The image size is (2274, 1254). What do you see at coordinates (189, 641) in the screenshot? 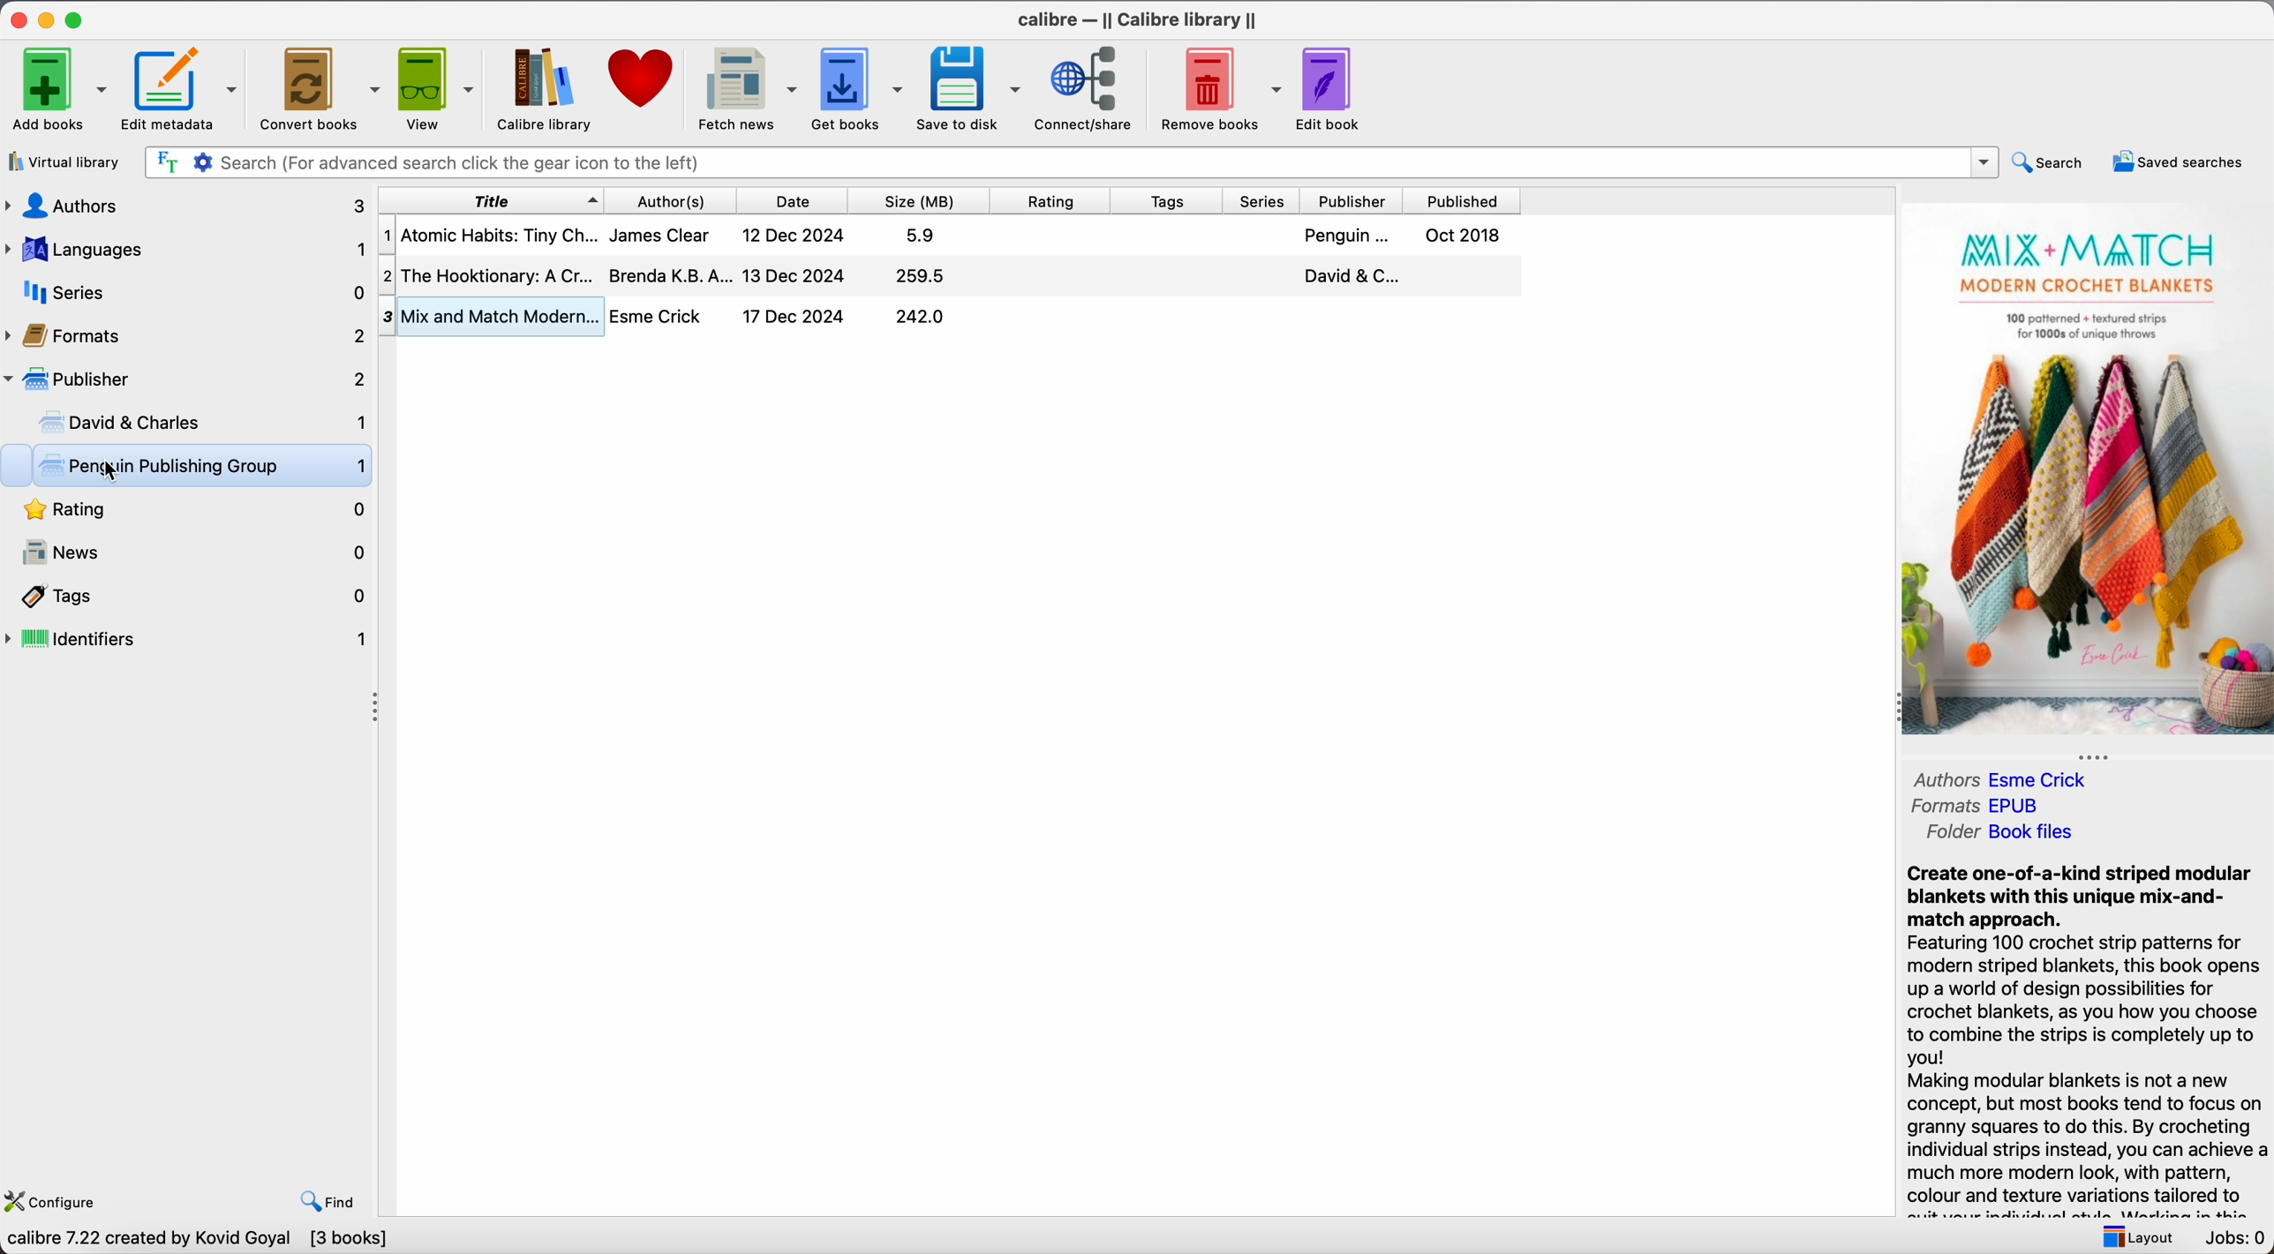
I see `identifiers` at bounding box center [189, 641].